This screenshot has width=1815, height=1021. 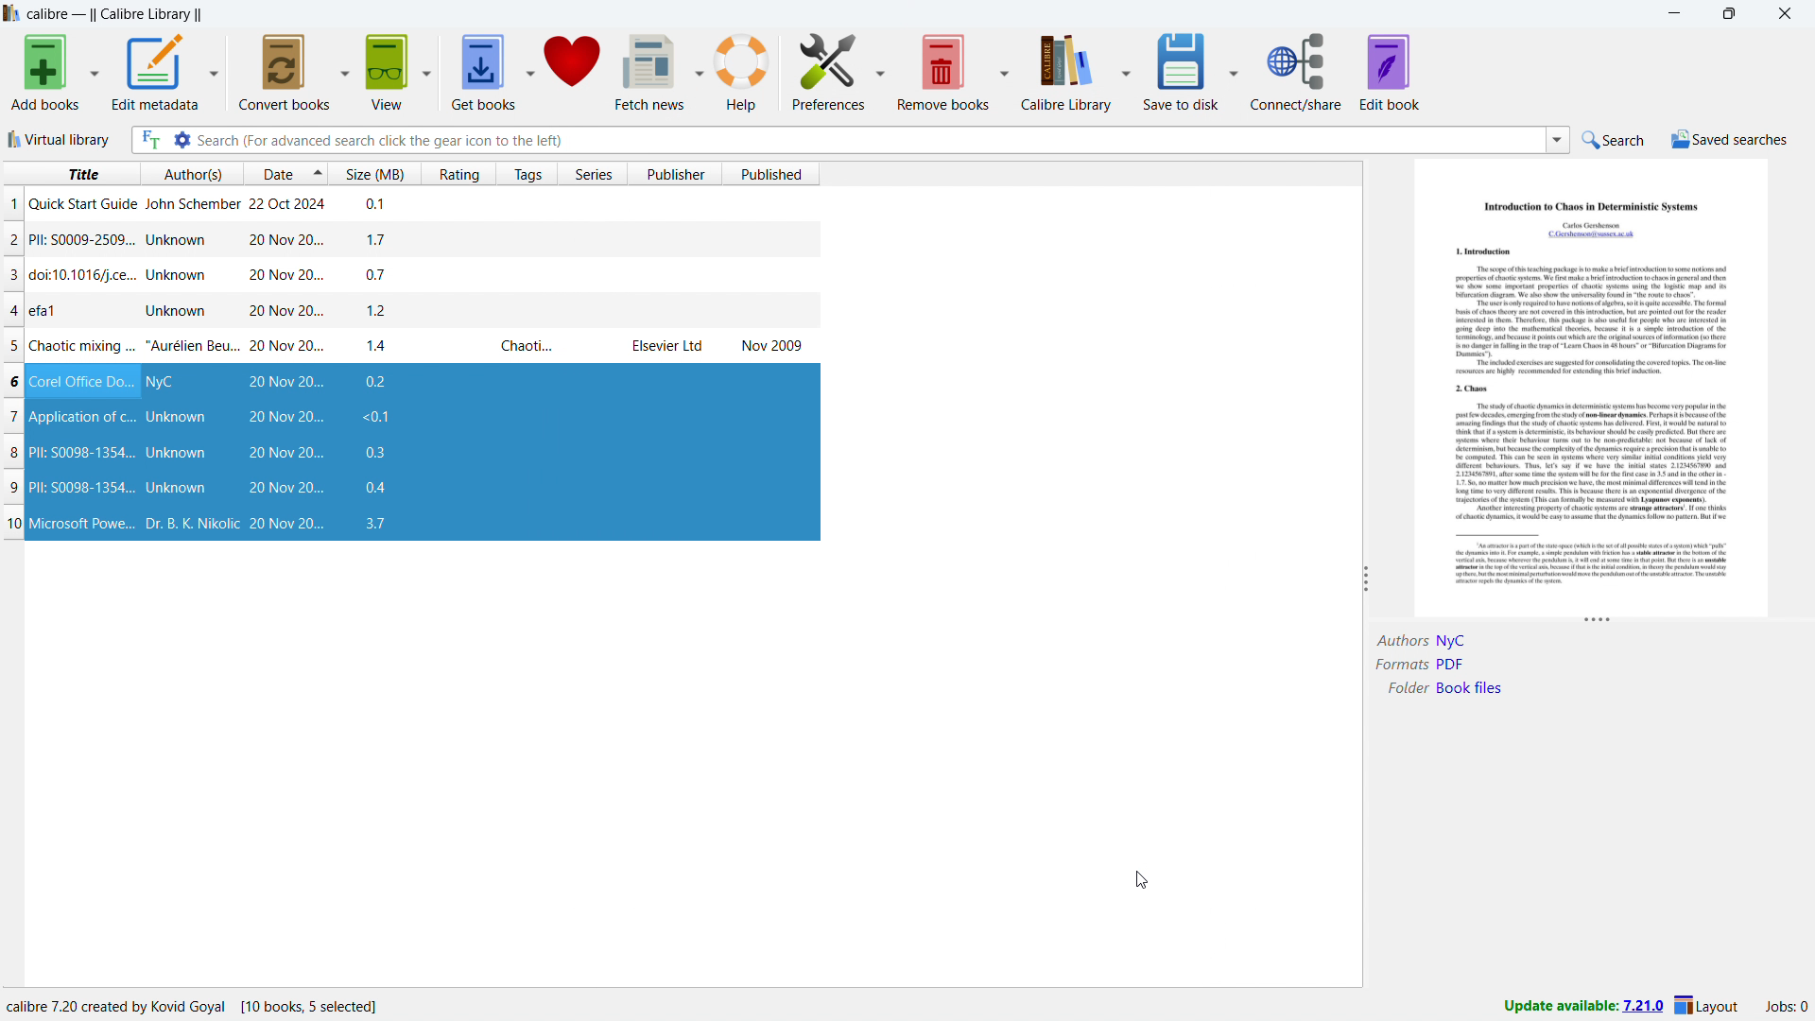 I want to click on sort by tags, so click(x=521, y=173).